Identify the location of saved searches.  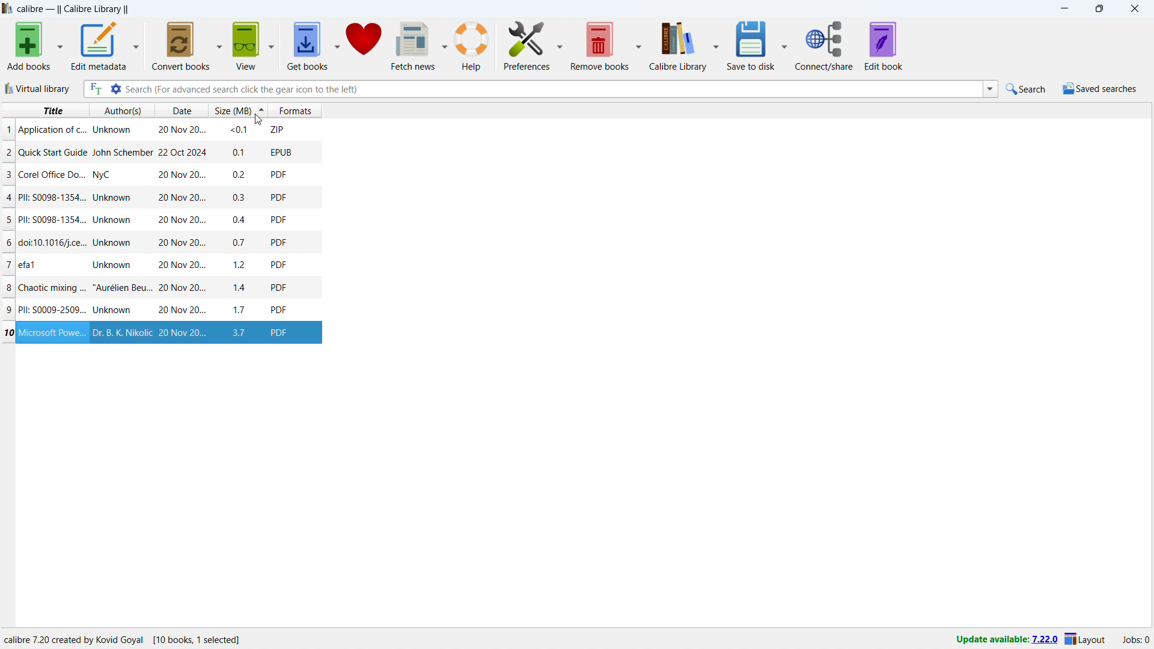
(1099, 88).